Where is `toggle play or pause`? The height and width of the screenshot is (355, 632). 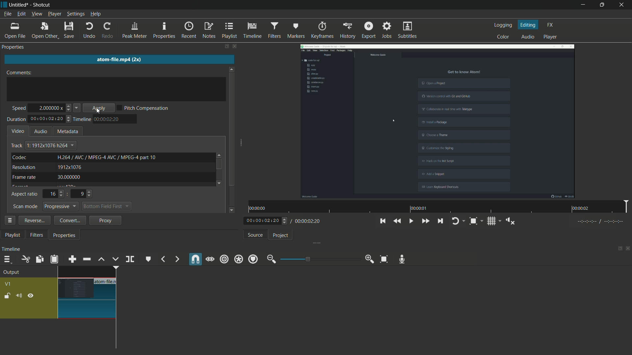 toggle play or pause is located at coordinates (410, 221).